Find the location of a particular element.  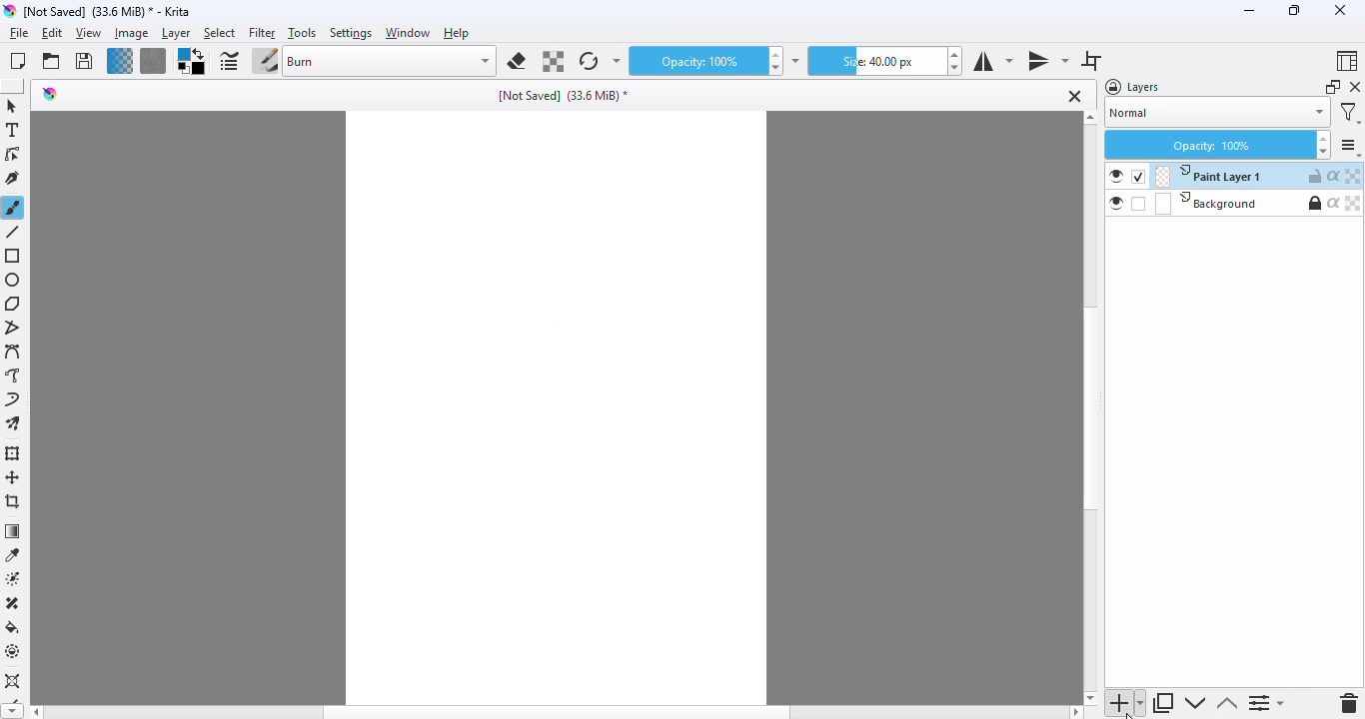

title is located at coordinates (565, 96).